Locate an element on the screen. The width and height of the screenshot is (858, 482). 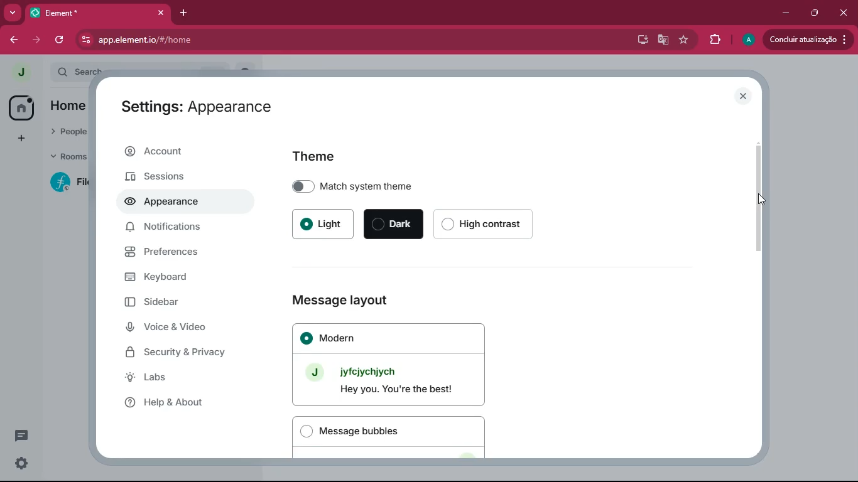
dark is located at coordinates (394, 225).